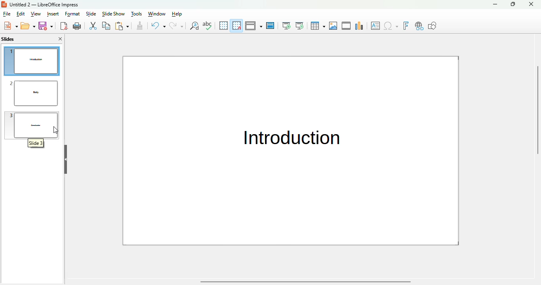  Describe the element at coordinates (113, 14) in the screenshot. I see `slide show` at that location.